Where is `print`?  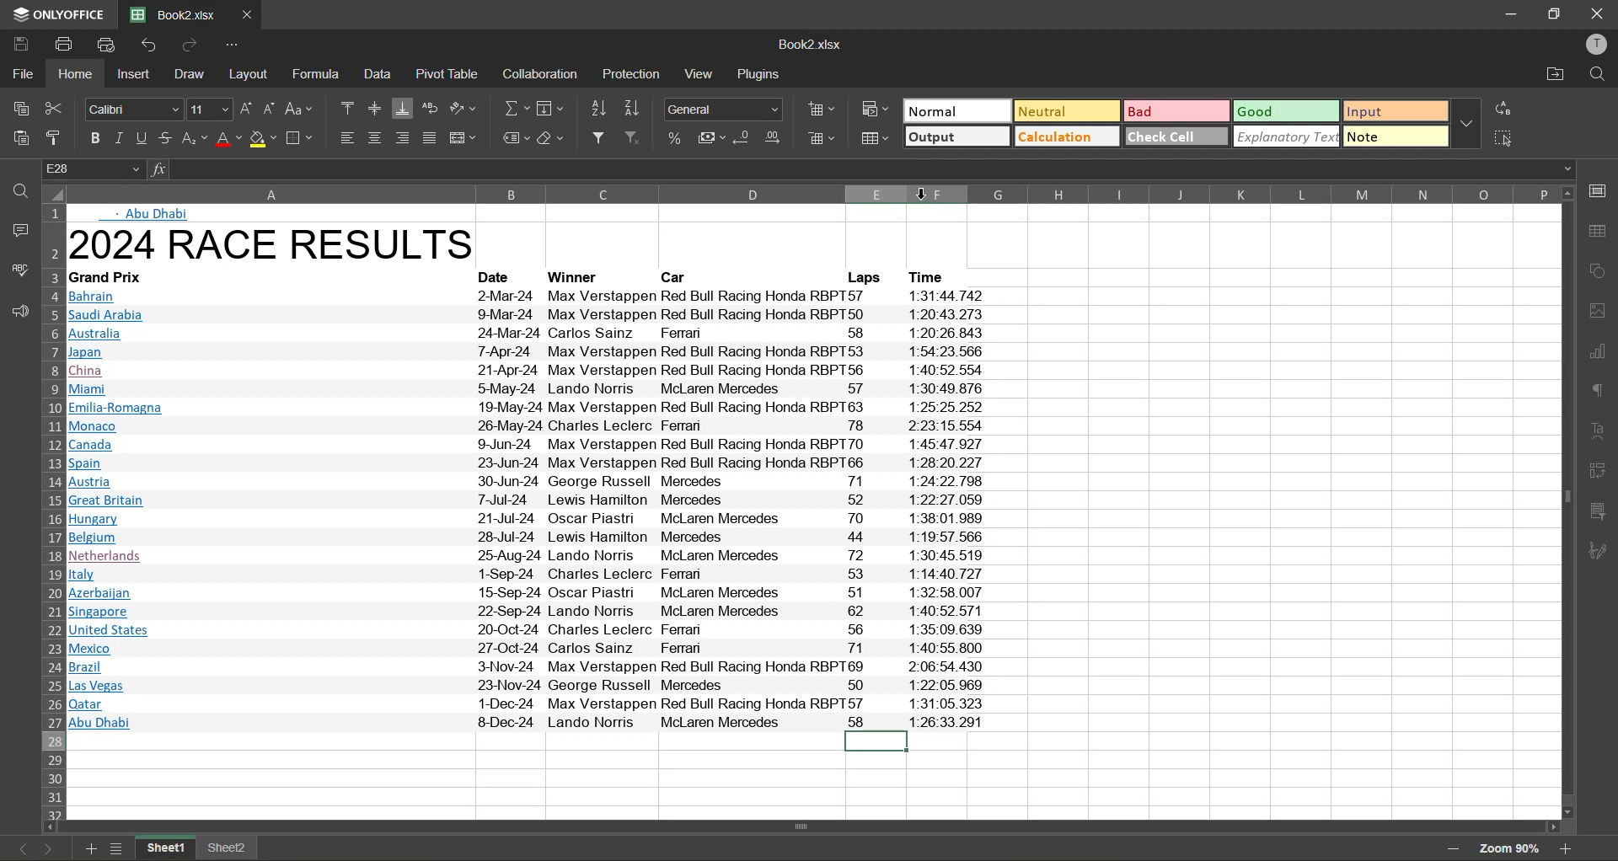 print is located at coordinates (65, 45).